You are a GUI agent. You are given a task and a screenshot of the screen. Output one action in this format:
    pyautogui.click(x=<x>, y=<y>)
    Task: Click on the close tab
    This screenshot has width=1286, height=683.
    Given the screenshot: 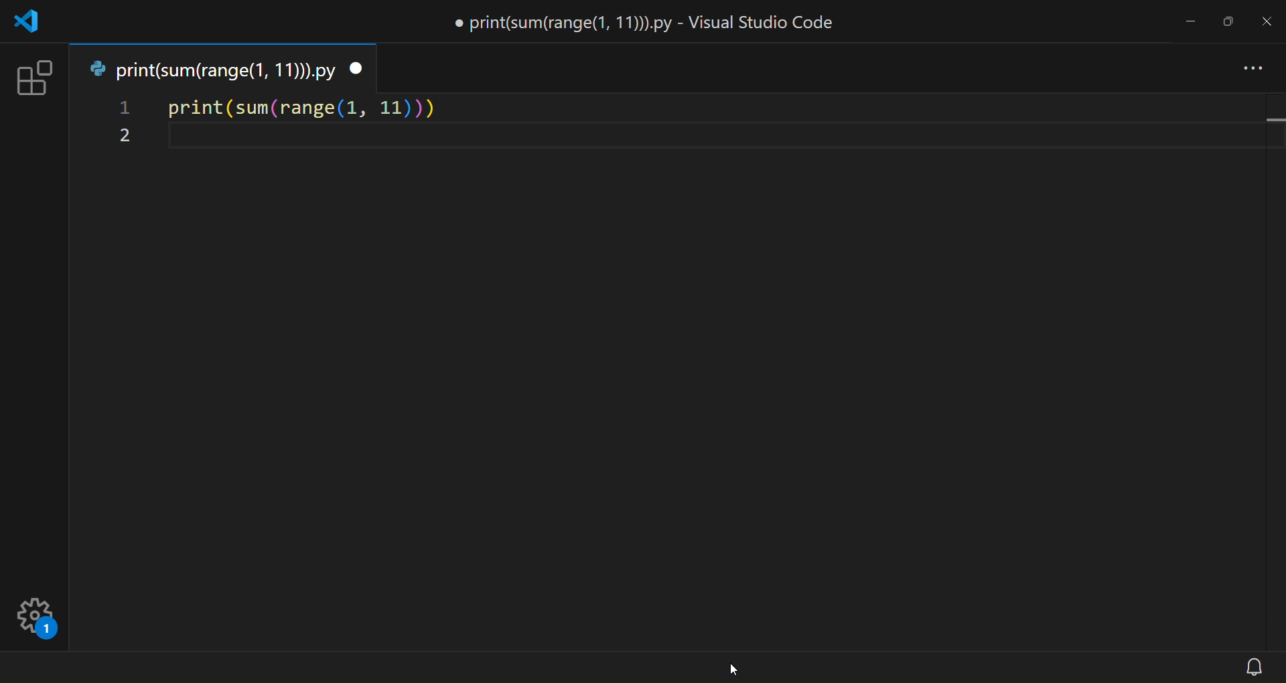 What is the action you would take?
    pyautogui.click(x=357, y=69)
    